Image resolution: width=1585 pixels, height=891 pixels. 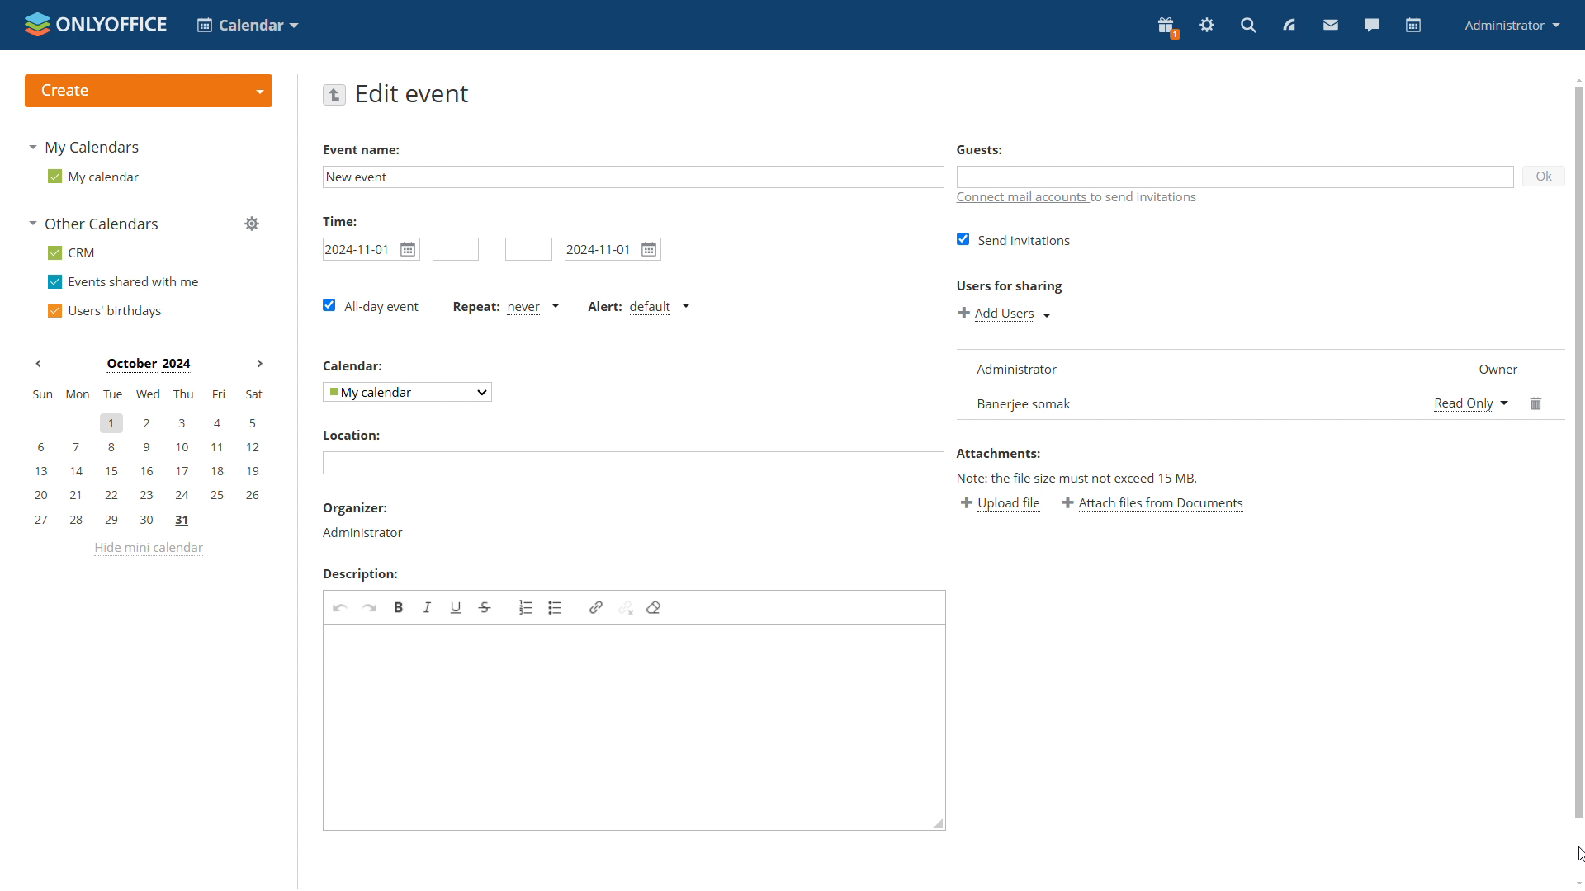 What do you see at coordinates (1152, 503) in the screenshot?
I see `attach files from documents` at bounding box center [1152, 503].